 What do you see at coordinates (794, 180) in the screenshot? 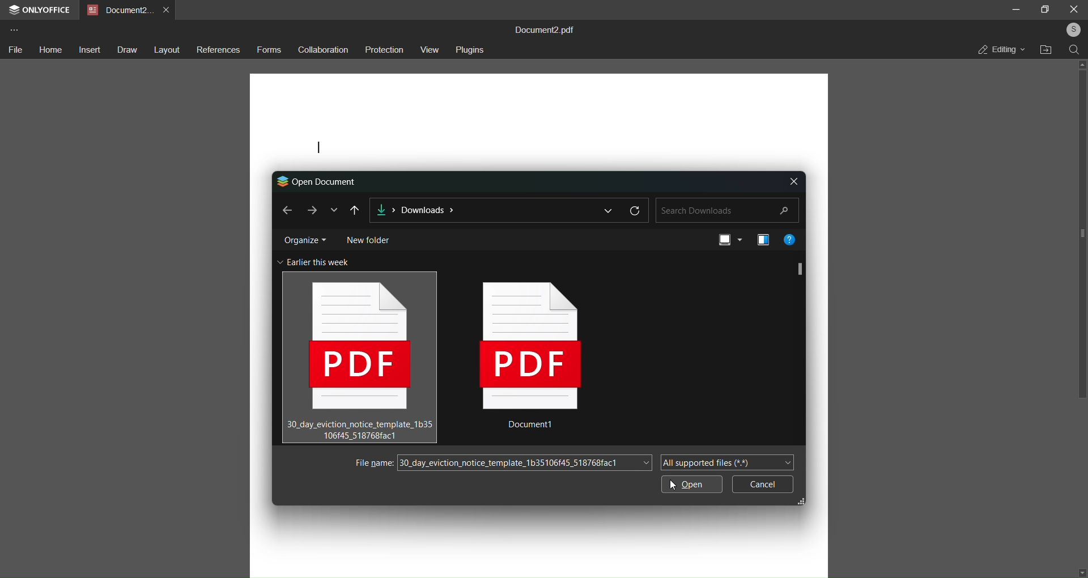
I see `close dialog` at bounding box center [794, 180].